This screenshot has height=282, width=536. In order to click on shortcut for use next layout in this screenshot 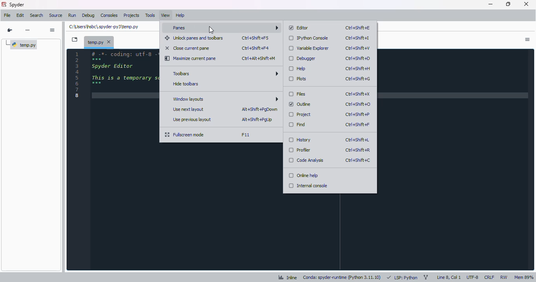, I will do `click(259, 109)`.